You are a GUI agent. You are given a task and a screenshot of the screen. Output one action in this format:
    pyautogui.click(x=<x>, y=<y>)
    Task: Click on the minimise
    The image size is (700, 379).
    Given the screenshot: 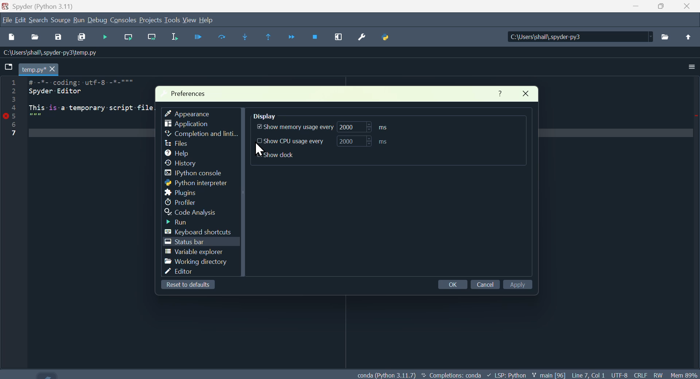 What is the action you would take?
    pyautogui.click(x=640, y=8)
    